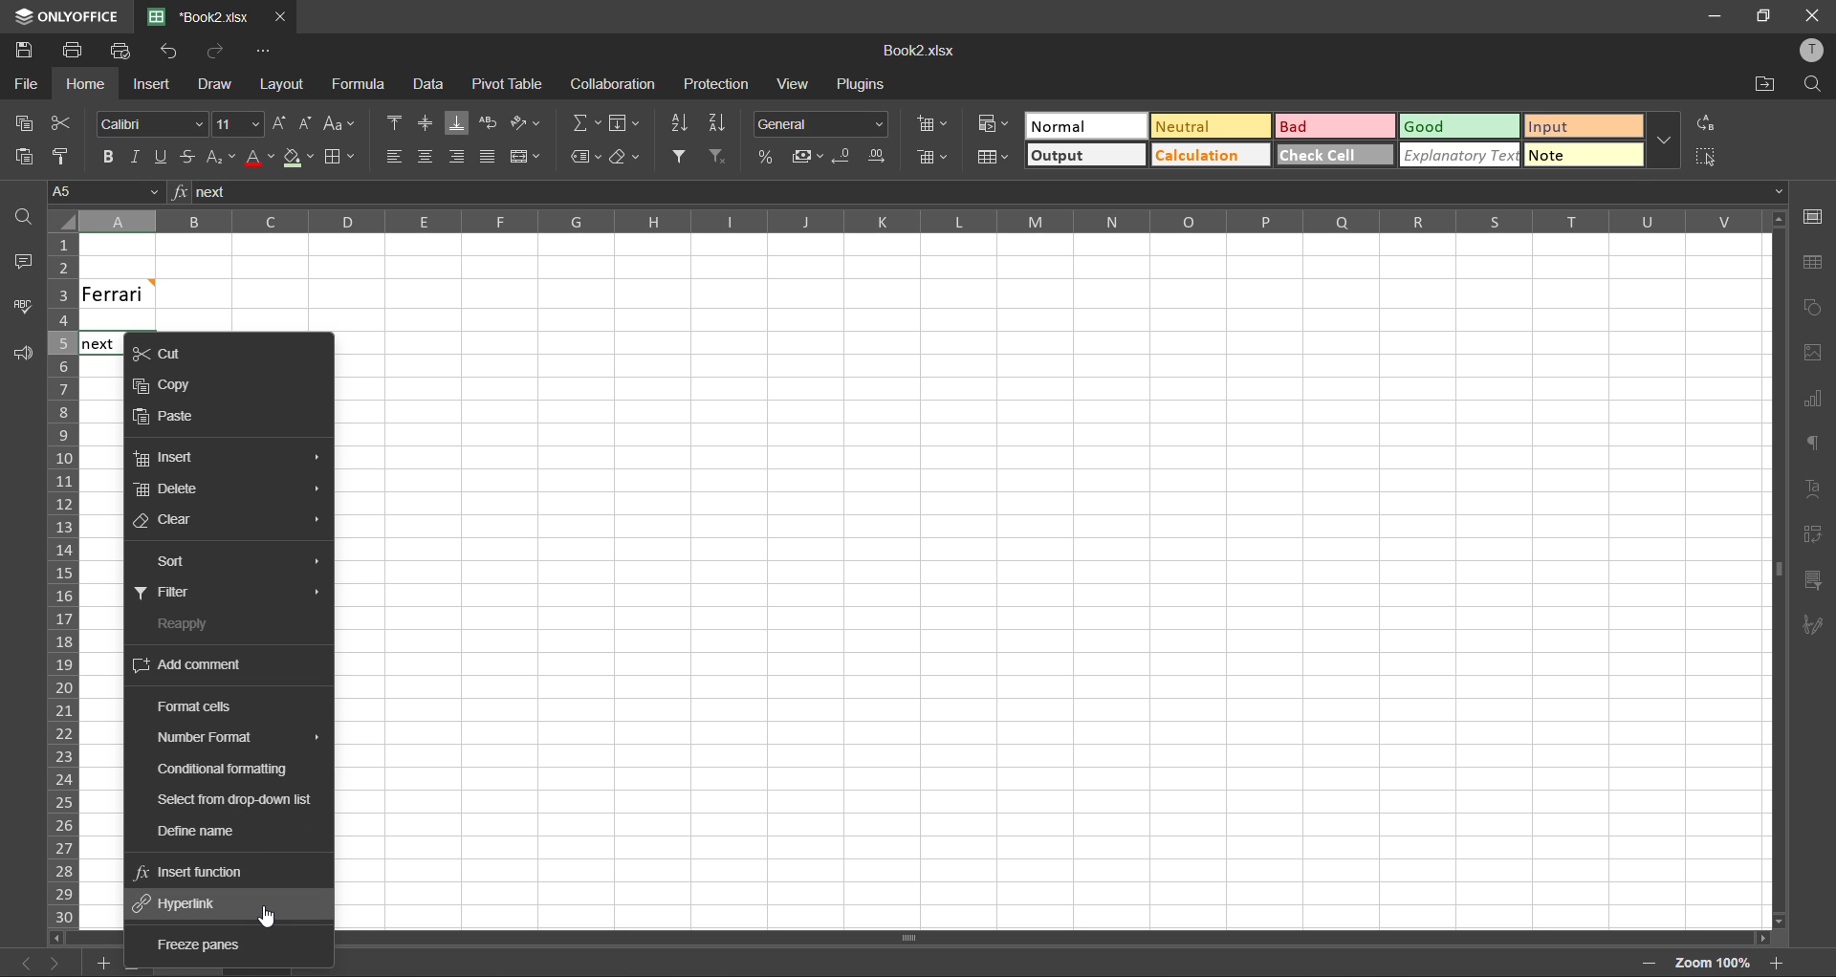 This screenshot has width=1836, height=977. What do you see at coordinates (426, 154) in the screenshot?
I see `align center` at bounding box center [426, 154].